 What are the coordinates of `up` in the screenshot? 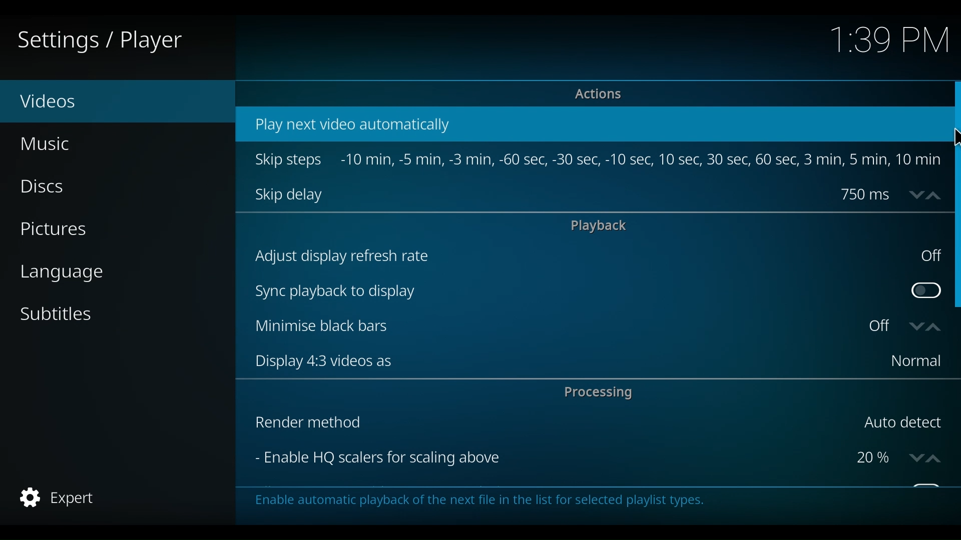 It's located at (932, 325).